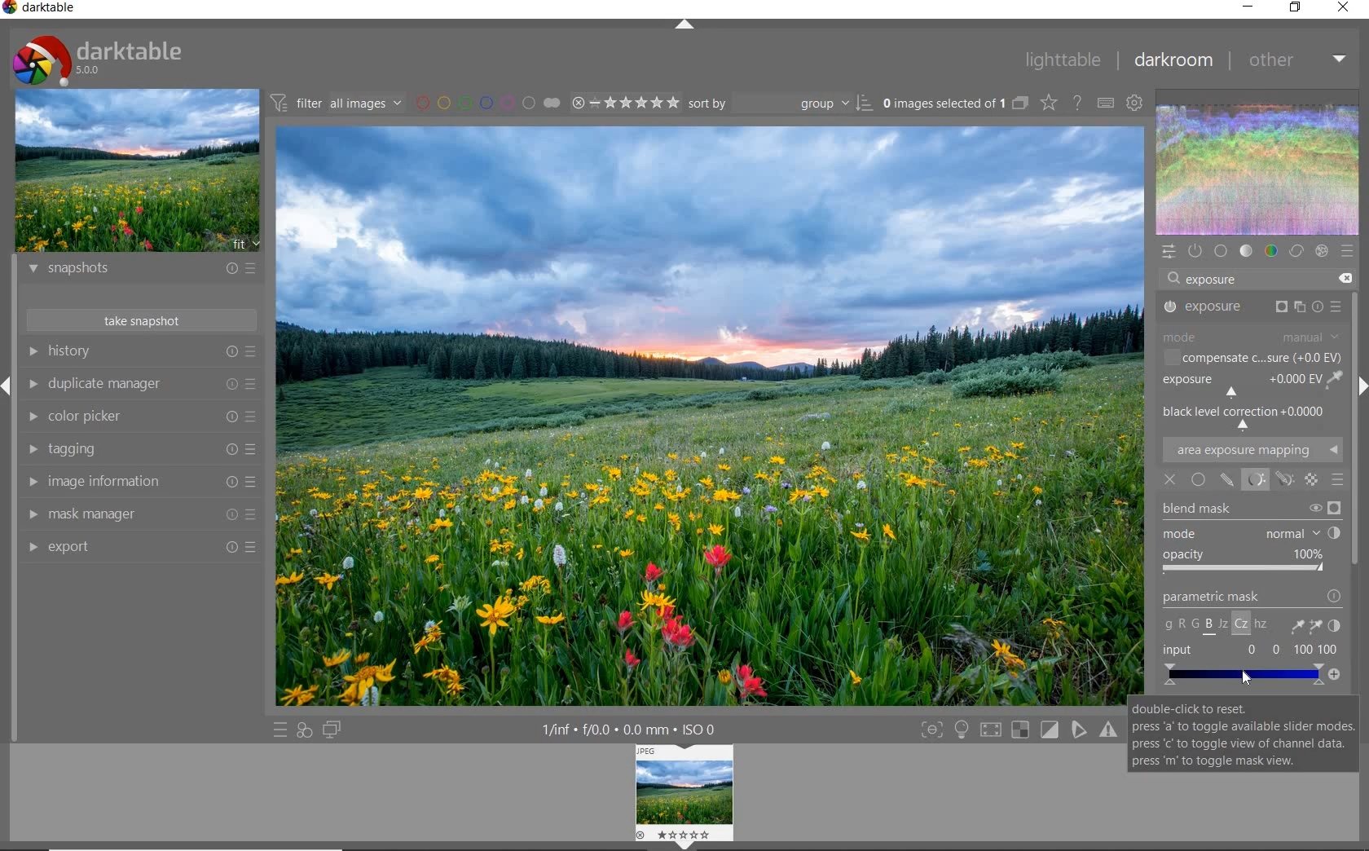 The width and height of the screenshot is (1369, 851). What do you see at coordinates (486, 103) in the screenshot?
I see `filter by image color` at bounding box center [486, 103].